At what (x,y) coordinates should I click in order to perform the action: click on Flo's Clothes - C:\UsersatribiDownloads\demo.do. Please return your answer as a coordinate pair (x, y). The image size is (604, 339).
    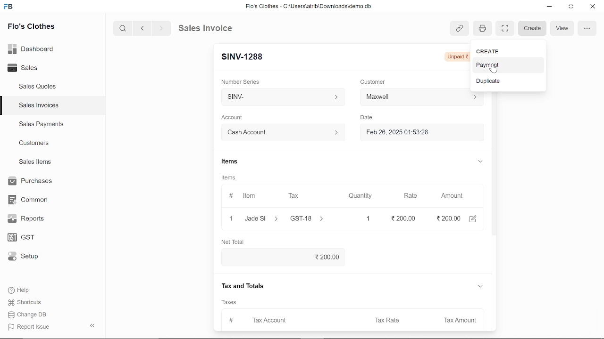
    Looking at the image, I should click on (312, 7).